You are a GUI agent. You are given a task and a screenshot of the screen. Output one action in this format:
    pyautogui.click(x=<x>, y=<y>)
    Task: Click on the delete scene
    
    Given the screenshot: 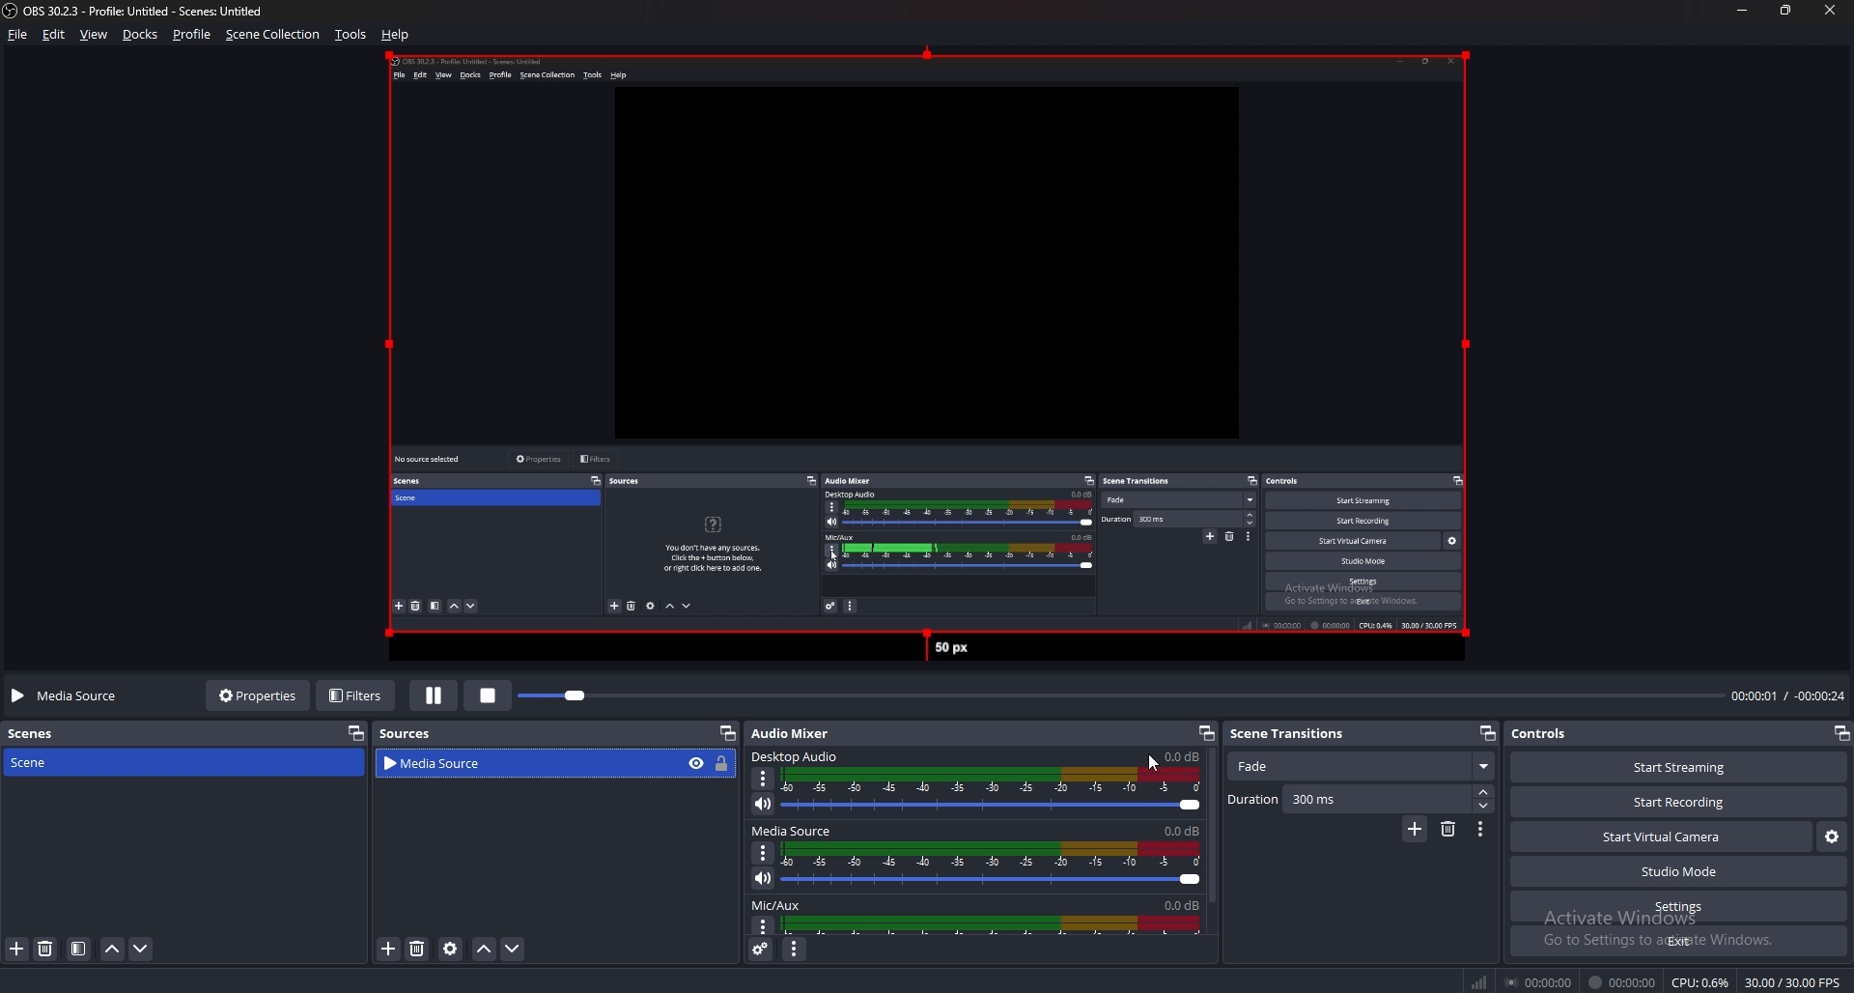 What is the action you would take?
    pyautogui.click(x=46, y=948)
    